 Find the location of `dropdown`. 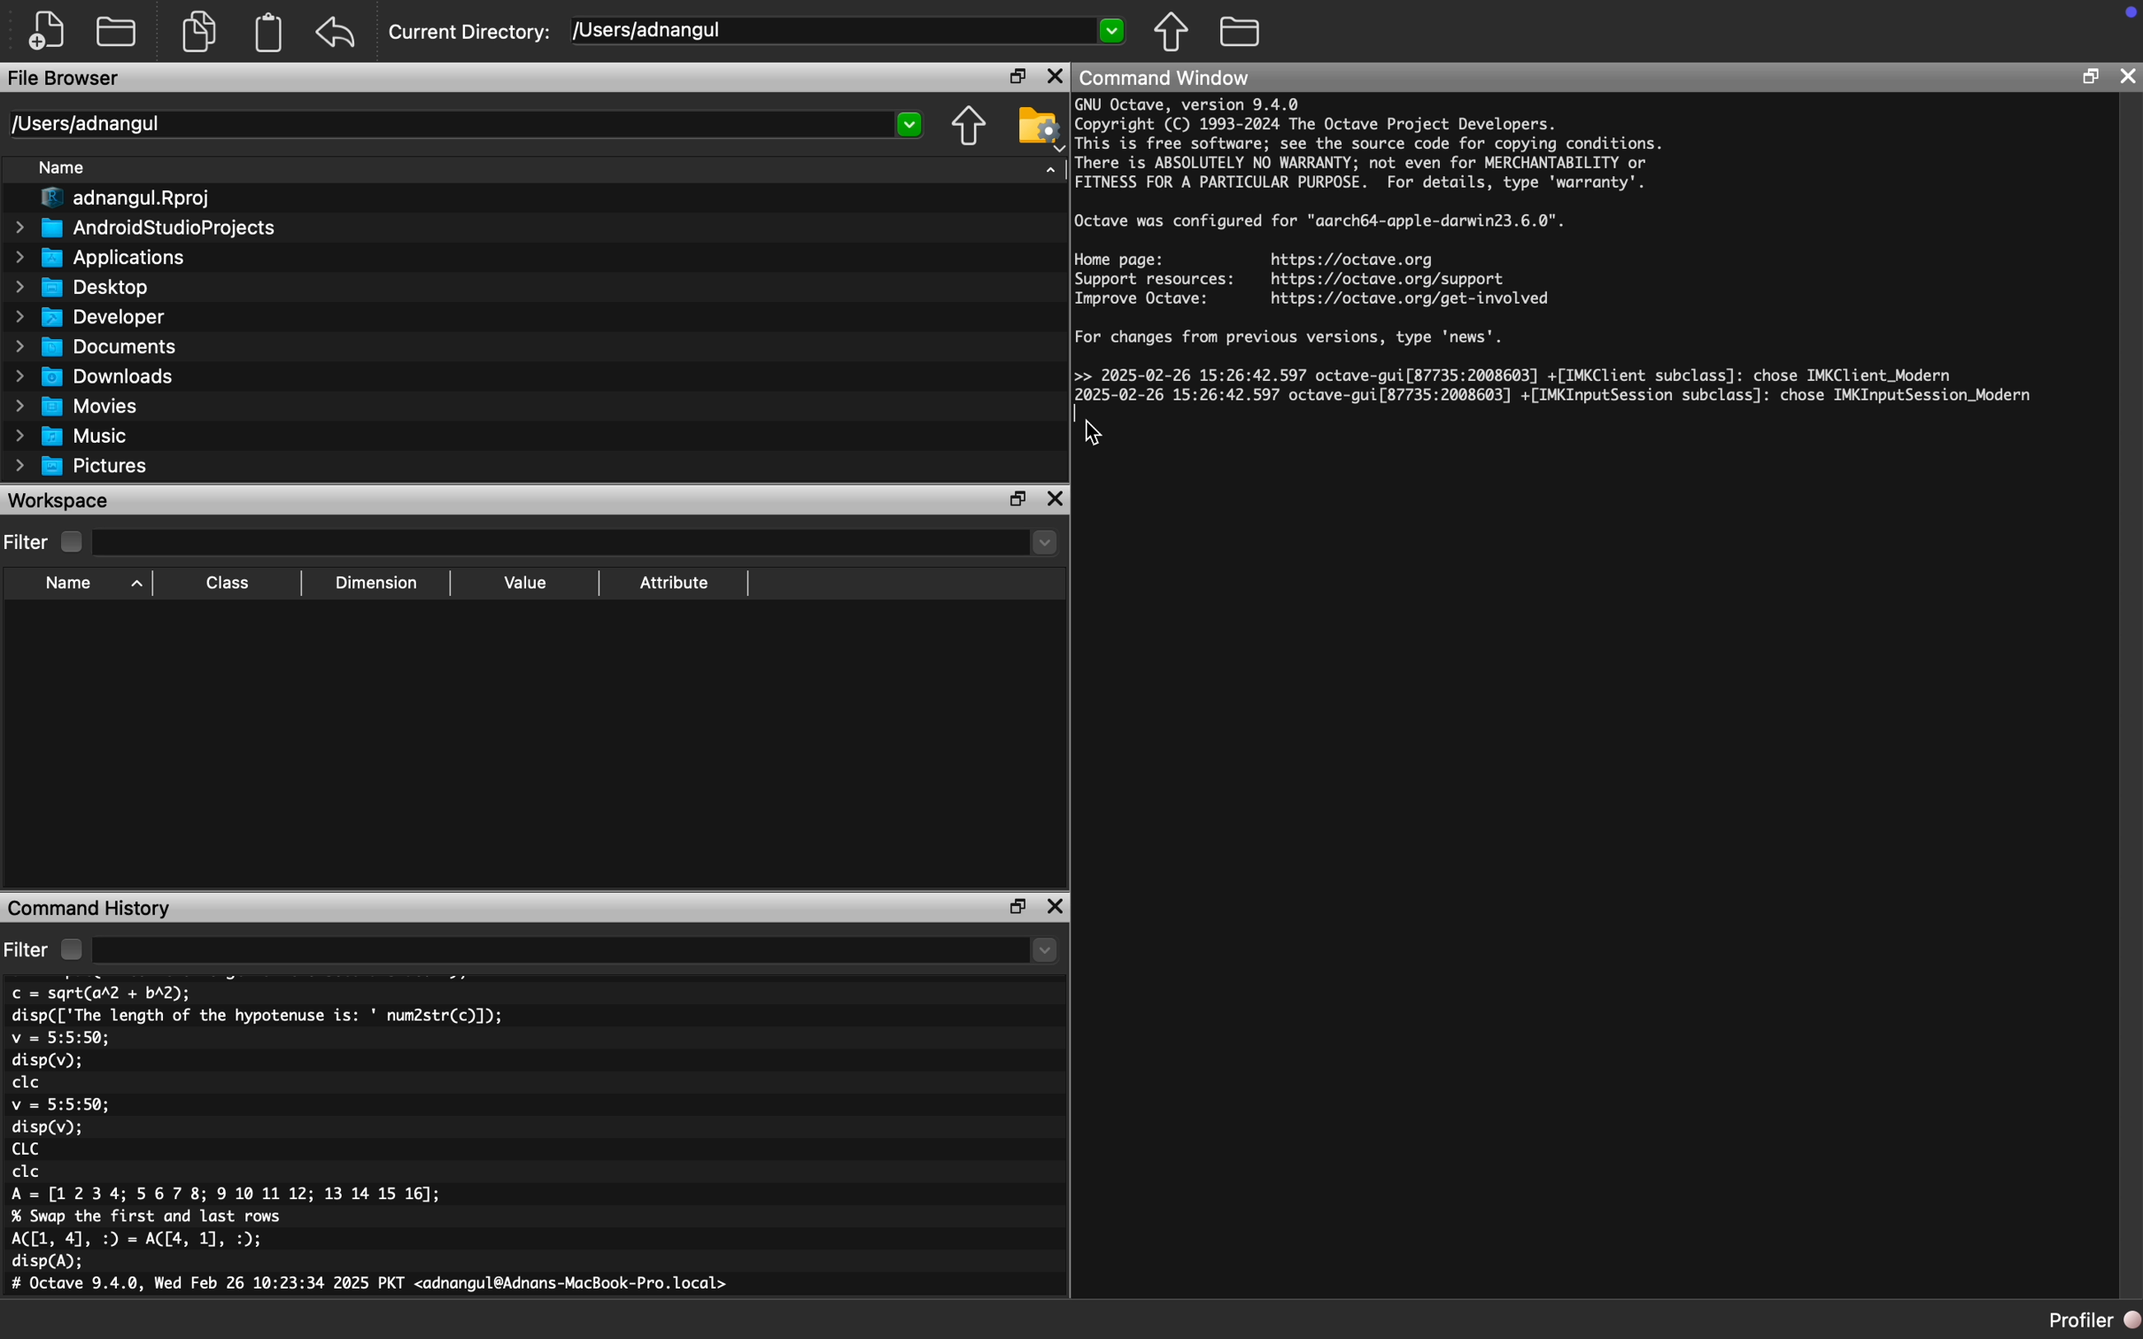

dropdown is located at coordinates (577, 949).